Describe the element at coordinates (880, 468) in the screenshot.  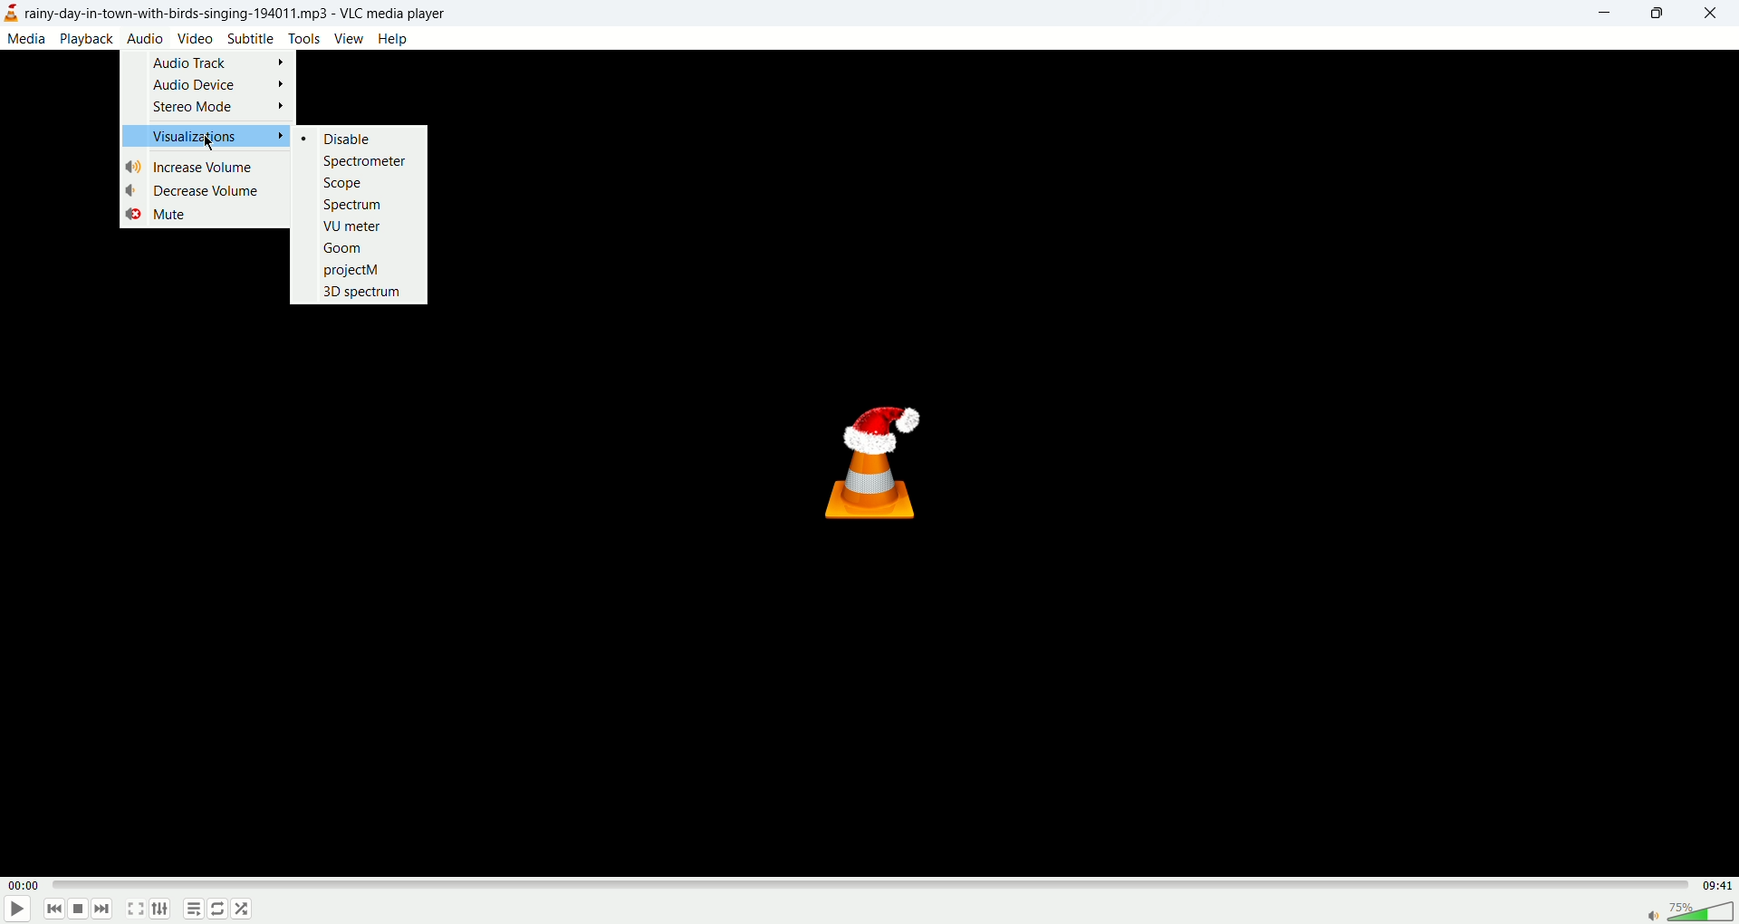
I see `vlc logo` at that location.